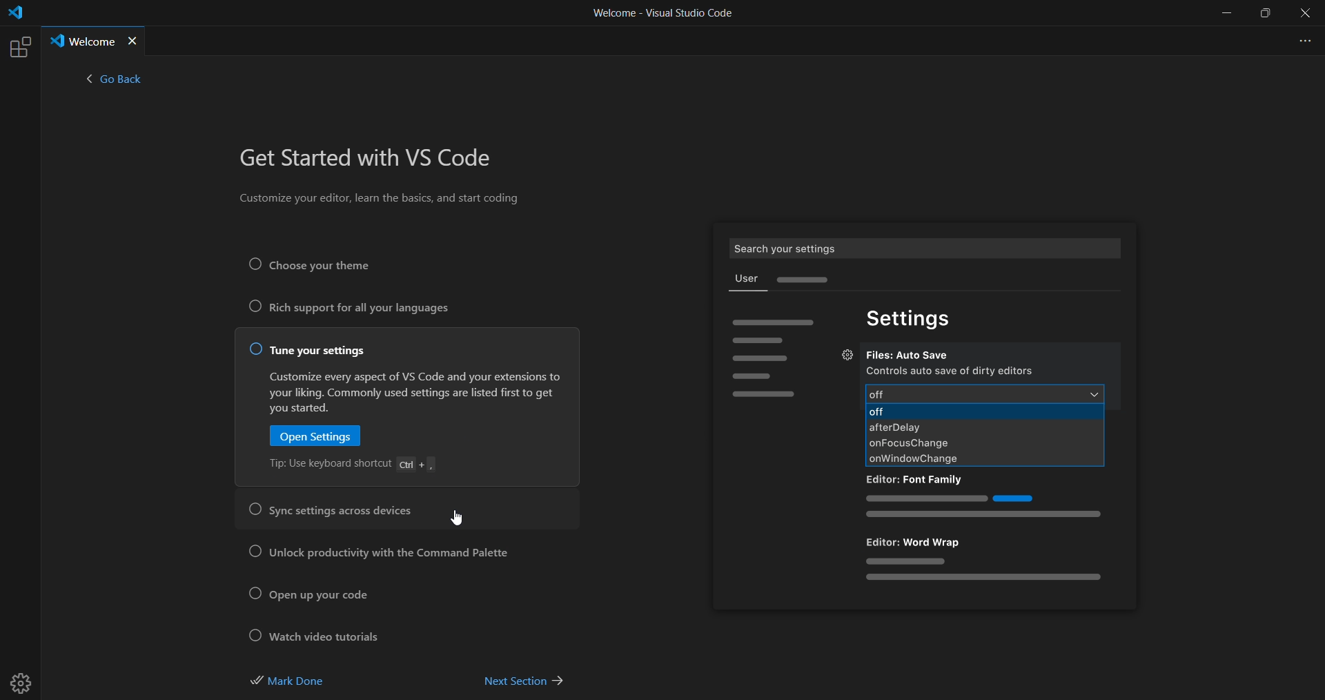 This screenshot has height=700, width=1325. I want to click on logo, so click(14, 15).